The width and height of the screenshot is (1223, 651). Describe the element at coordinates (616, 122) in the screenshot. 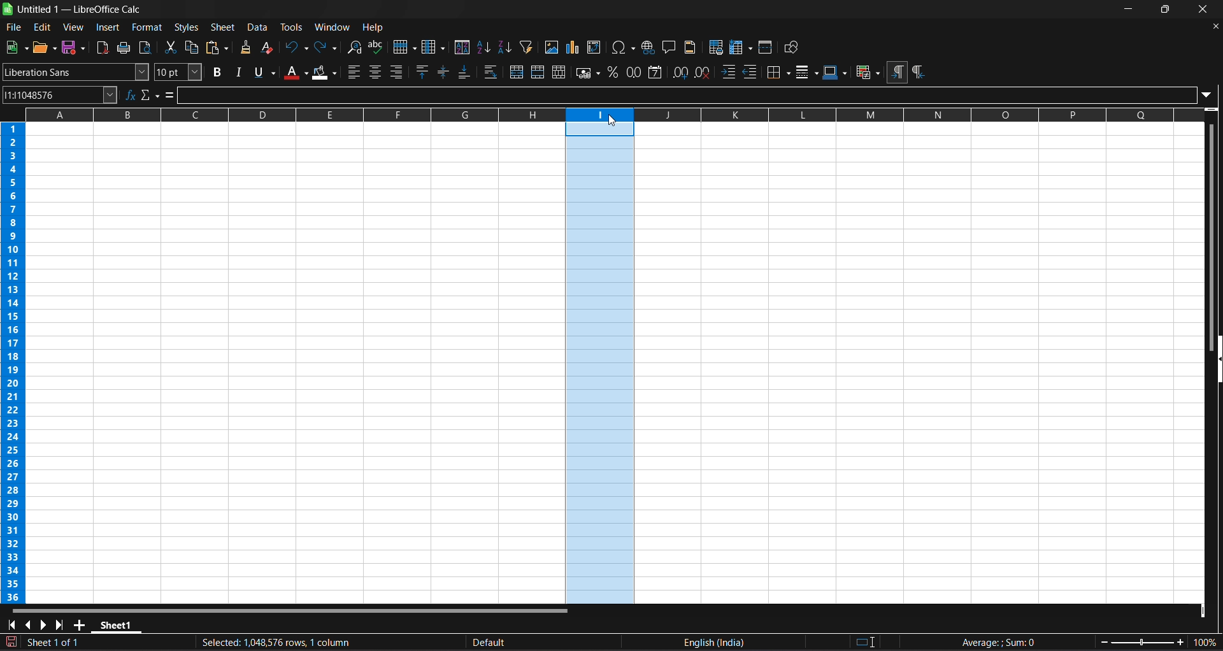

I see `cursor` at that location.